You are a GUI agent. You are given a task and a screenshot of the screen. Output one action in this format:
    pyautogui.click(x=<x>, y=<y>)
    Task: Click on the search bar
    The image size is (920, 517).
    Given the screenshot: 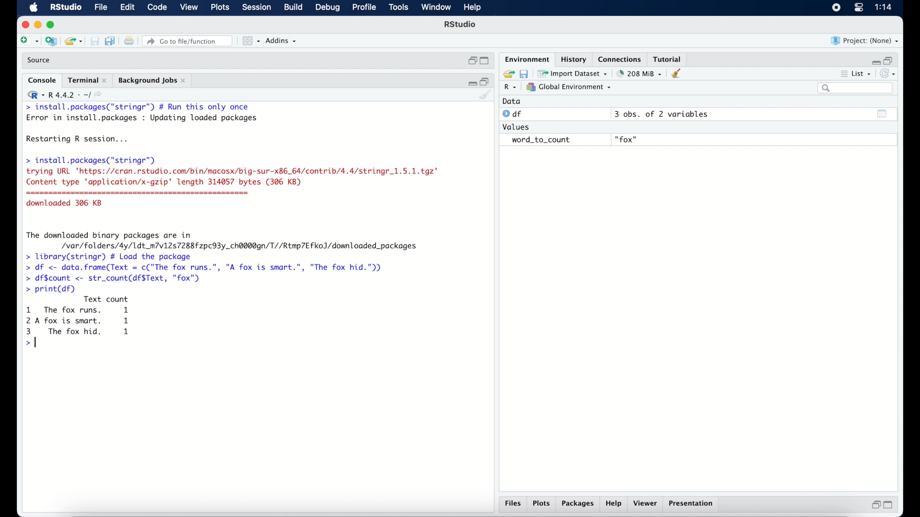 What is the action you would take?
    pyautogui.click(x=857, y=88)
    